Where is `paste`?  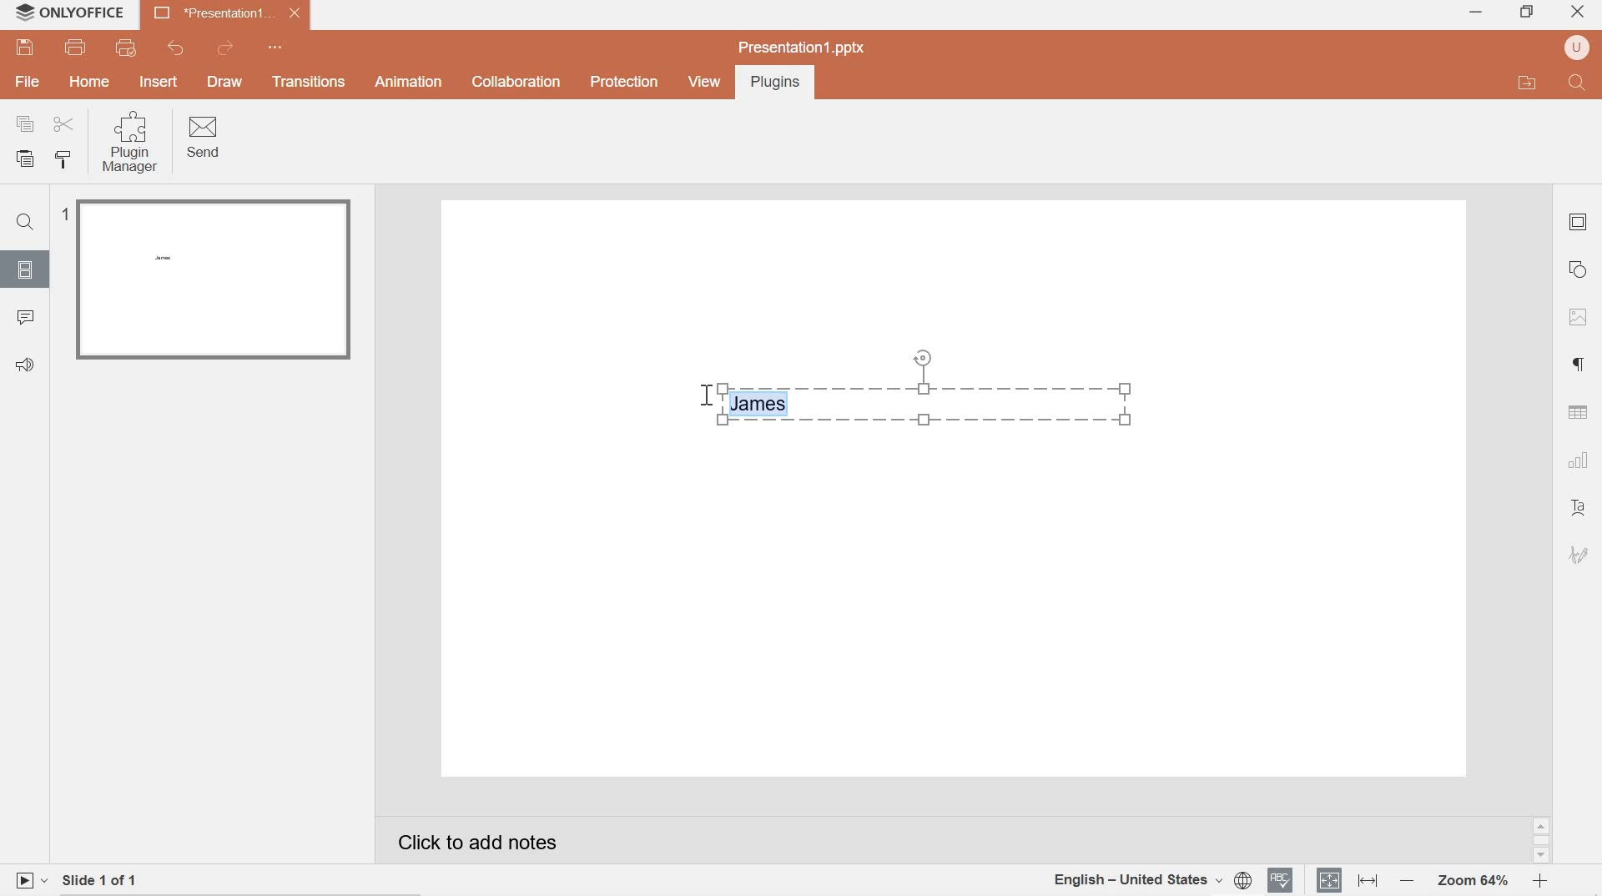 paste is located at coordinates (28, 159).